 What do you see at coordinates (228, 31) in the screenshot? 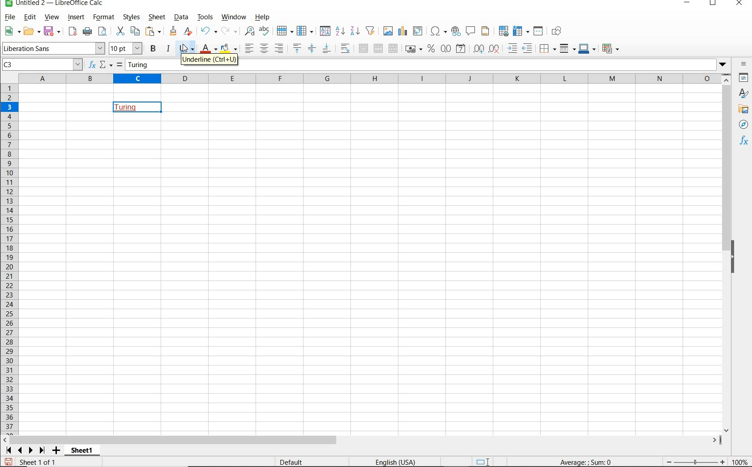
I see `REDO` at bounding box center [228, 31].